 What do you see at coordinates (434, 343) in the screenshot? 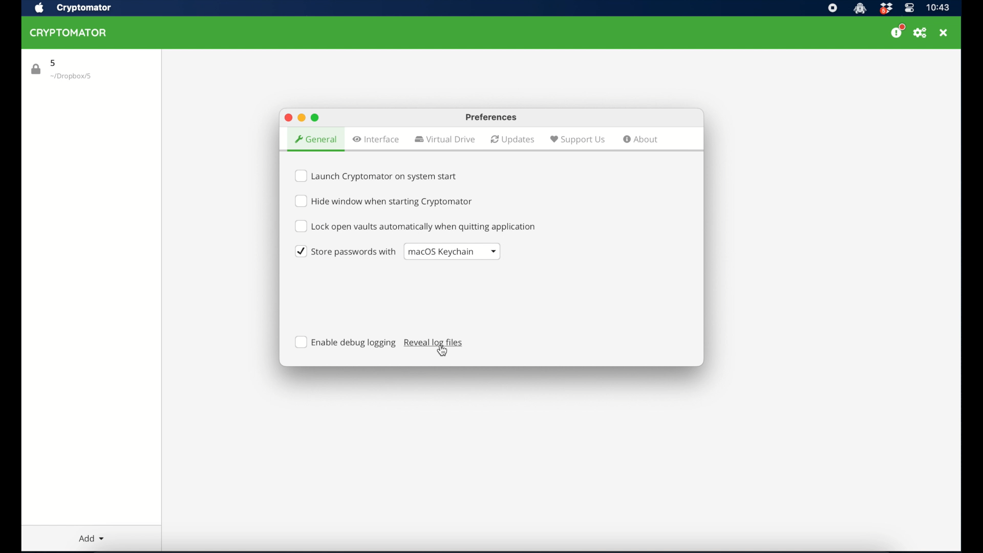
I see `reveal log files` at bounding box center [434, 343].